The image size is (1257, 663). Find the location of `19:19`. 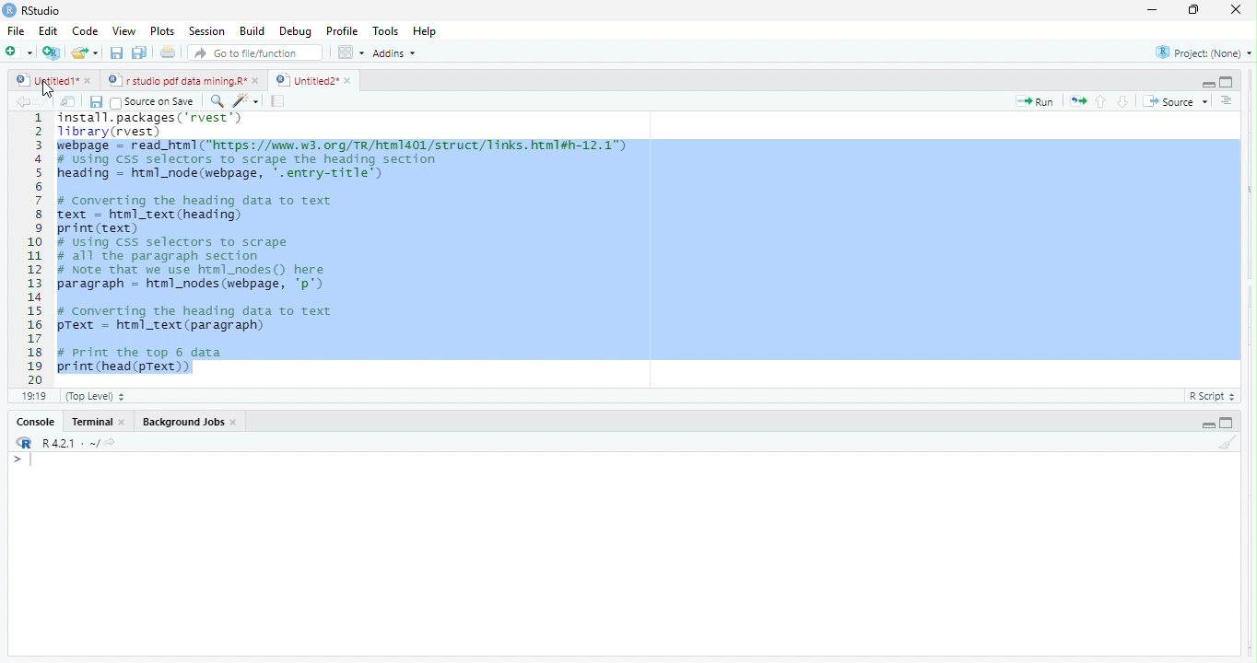

19:19 is located at coordinates (34, 395).